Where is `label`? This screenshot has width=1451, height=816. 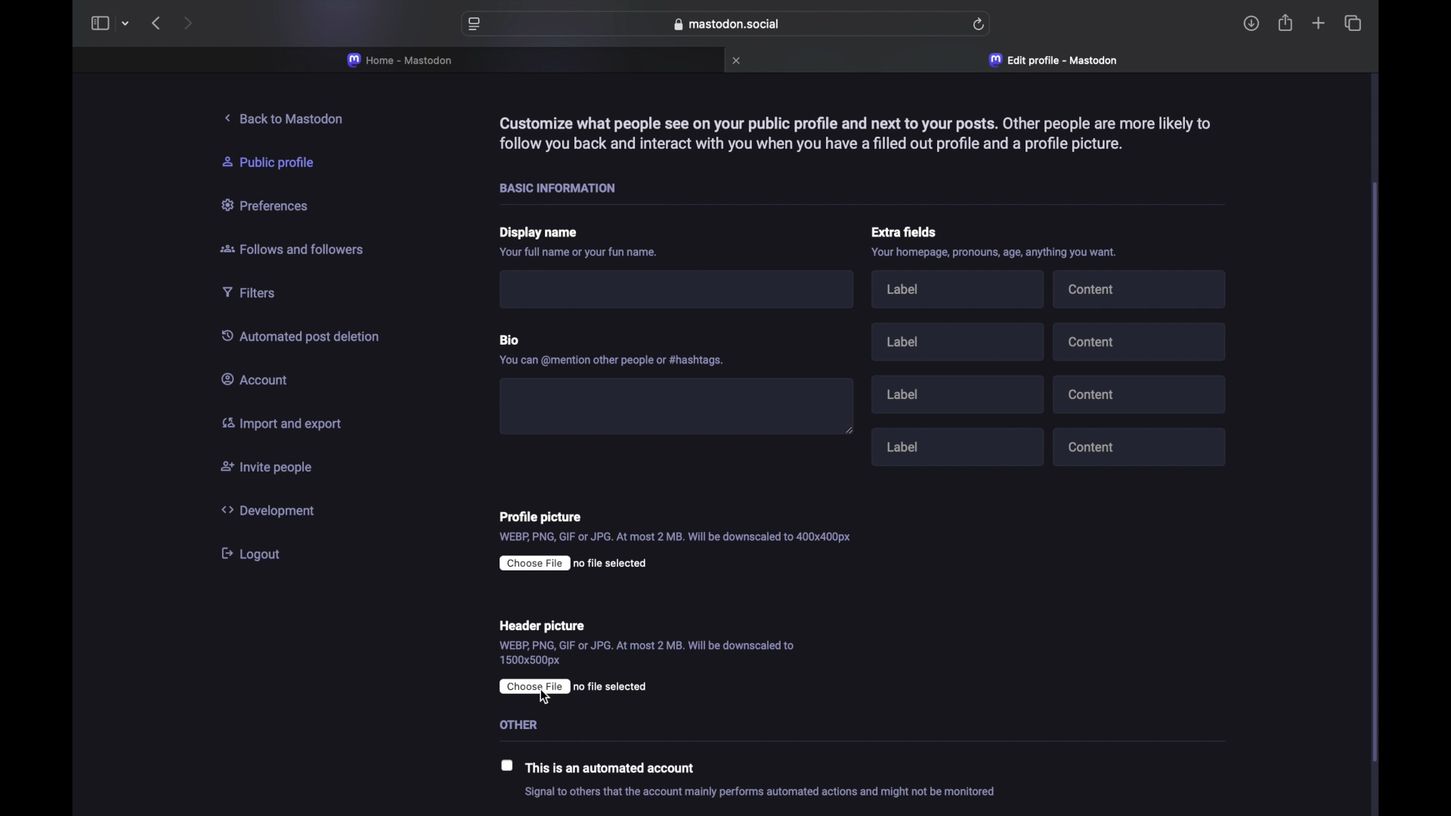
label is located at coordinates (962, 292).